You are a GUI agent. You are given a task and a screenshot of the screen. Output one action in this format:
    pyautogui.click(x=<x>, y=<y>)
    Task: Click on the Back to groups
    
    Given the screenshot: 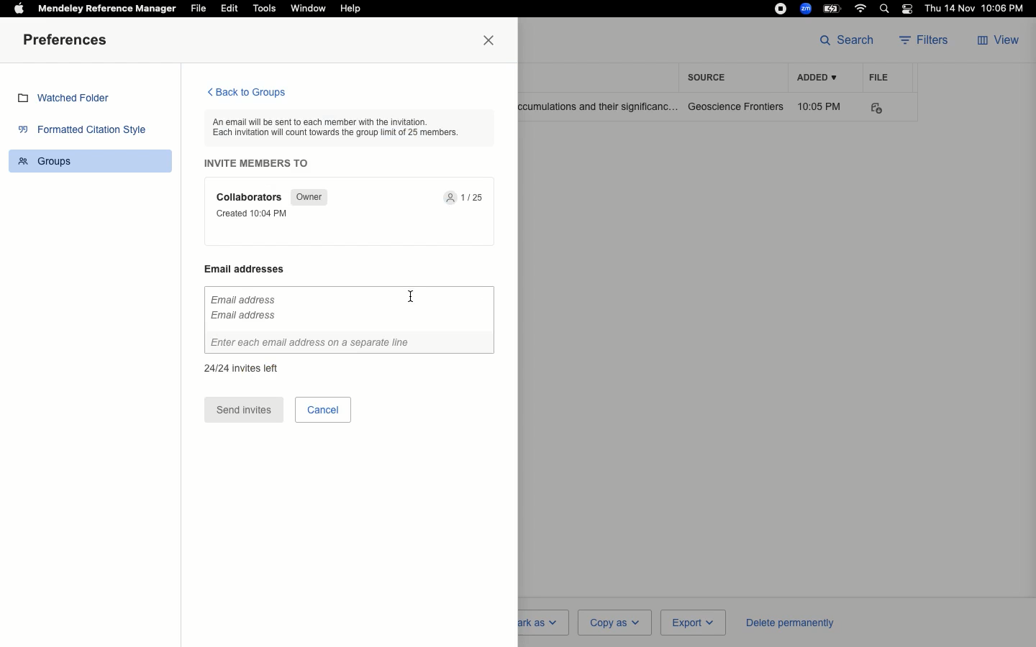 What is the action you would take?
    pyautogui.click(x=245, y=93)
    